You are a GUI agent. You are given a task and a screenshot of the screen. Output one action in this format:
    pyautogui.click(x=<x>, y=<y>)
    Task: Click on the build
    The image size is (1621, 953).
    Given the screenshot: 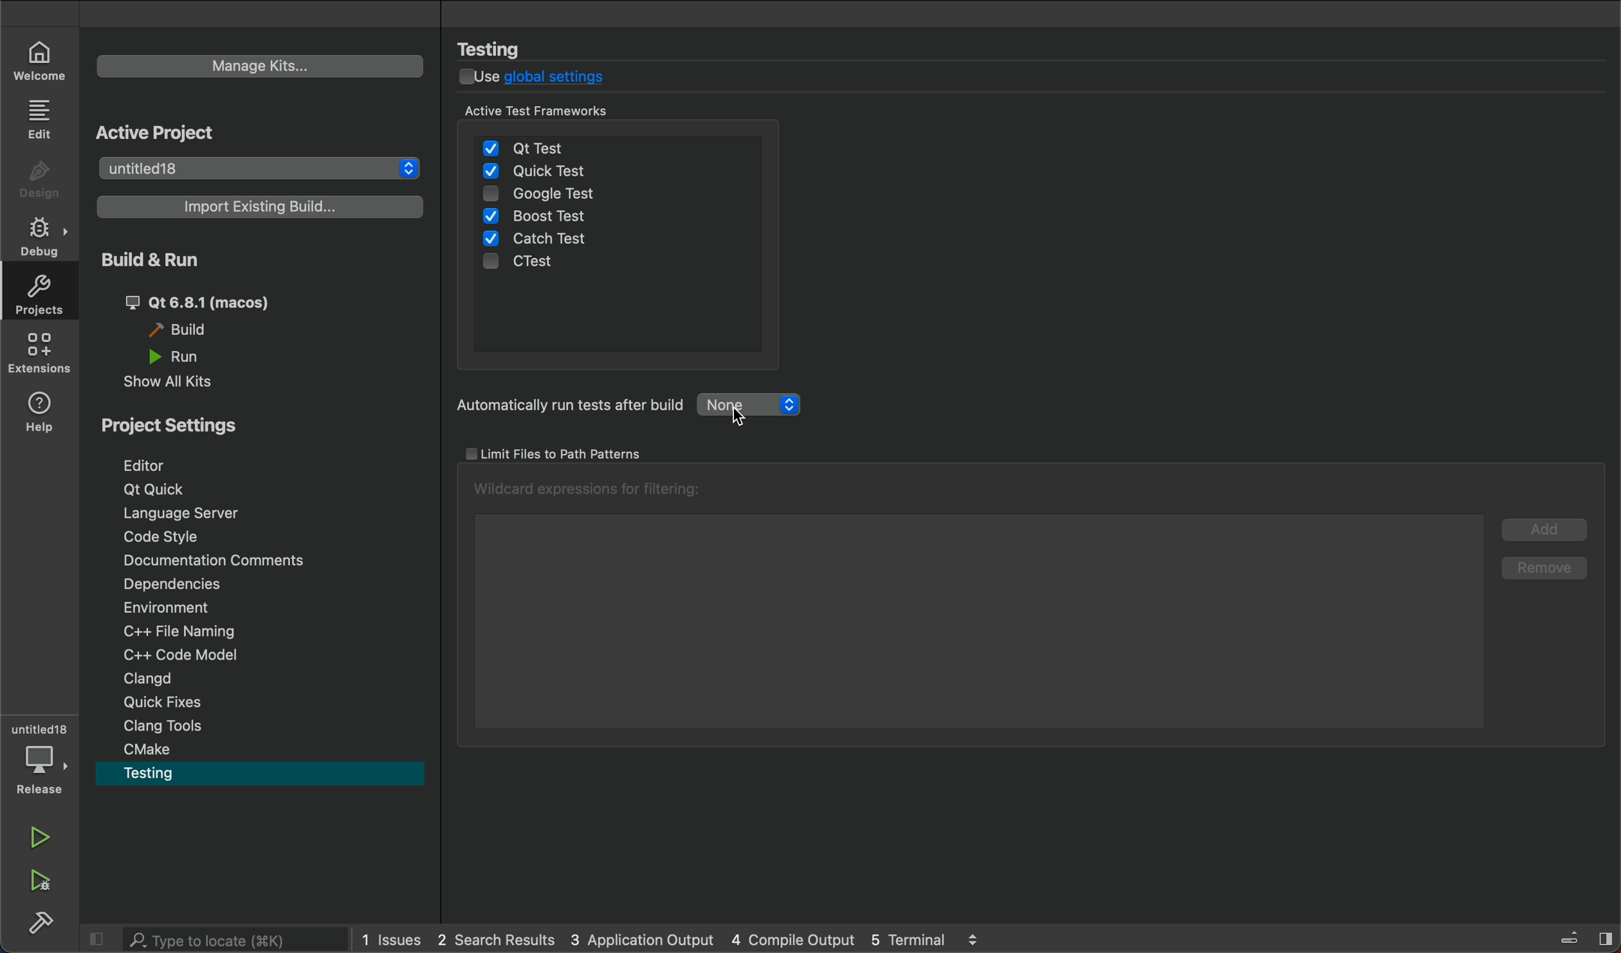 What is the action you would take?
    pyautogui.click(x=187, y=330)
    